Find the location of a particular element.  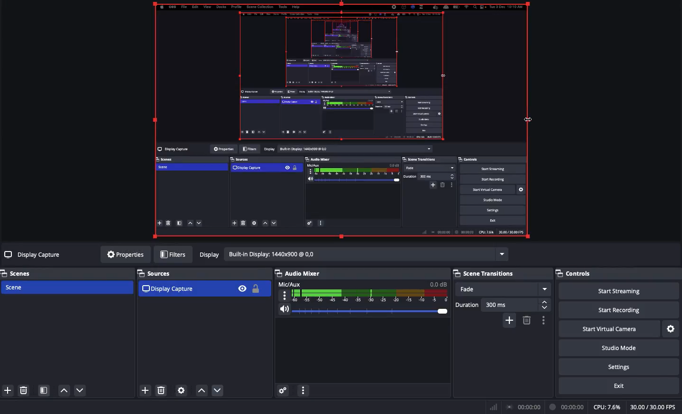

Scene filter is located at coordinates (44, 391).